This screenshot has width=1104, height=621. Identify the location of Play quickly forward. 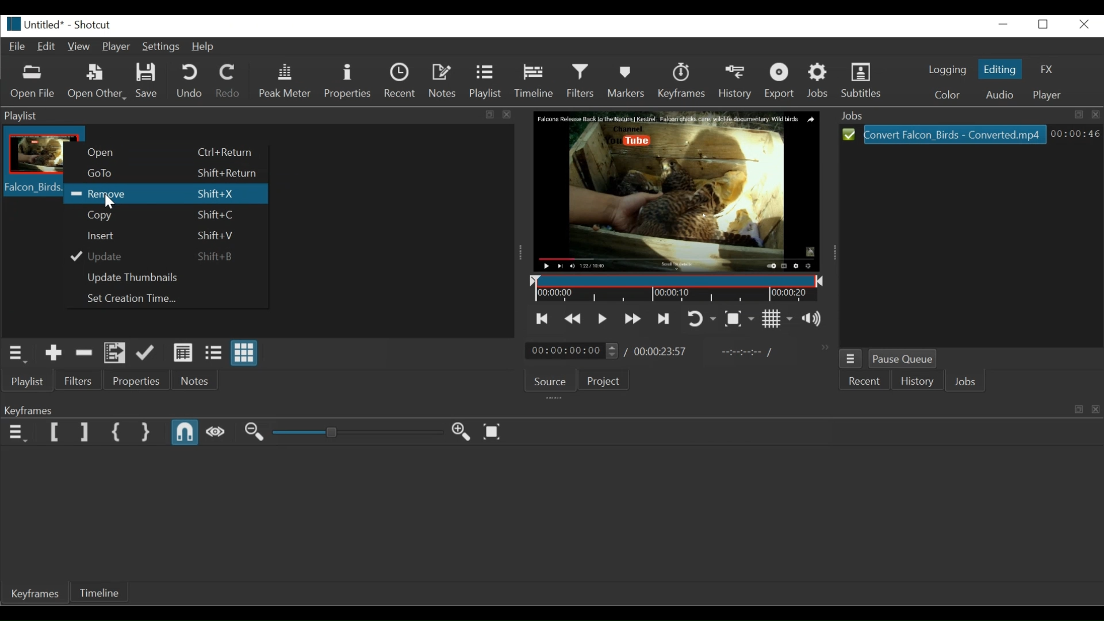
(632, 319).